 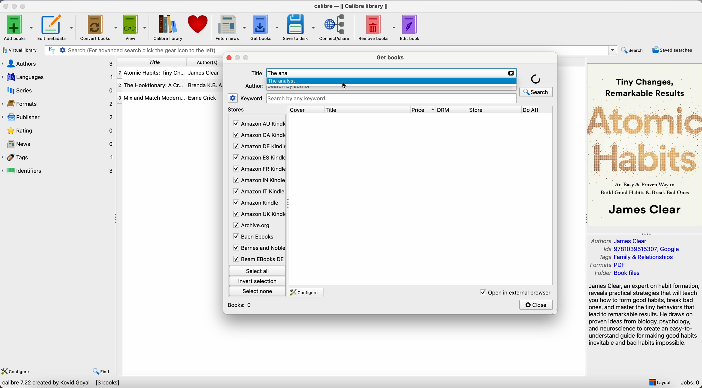 I want to click on Amazon Kindle, so click(x=257, y=204).